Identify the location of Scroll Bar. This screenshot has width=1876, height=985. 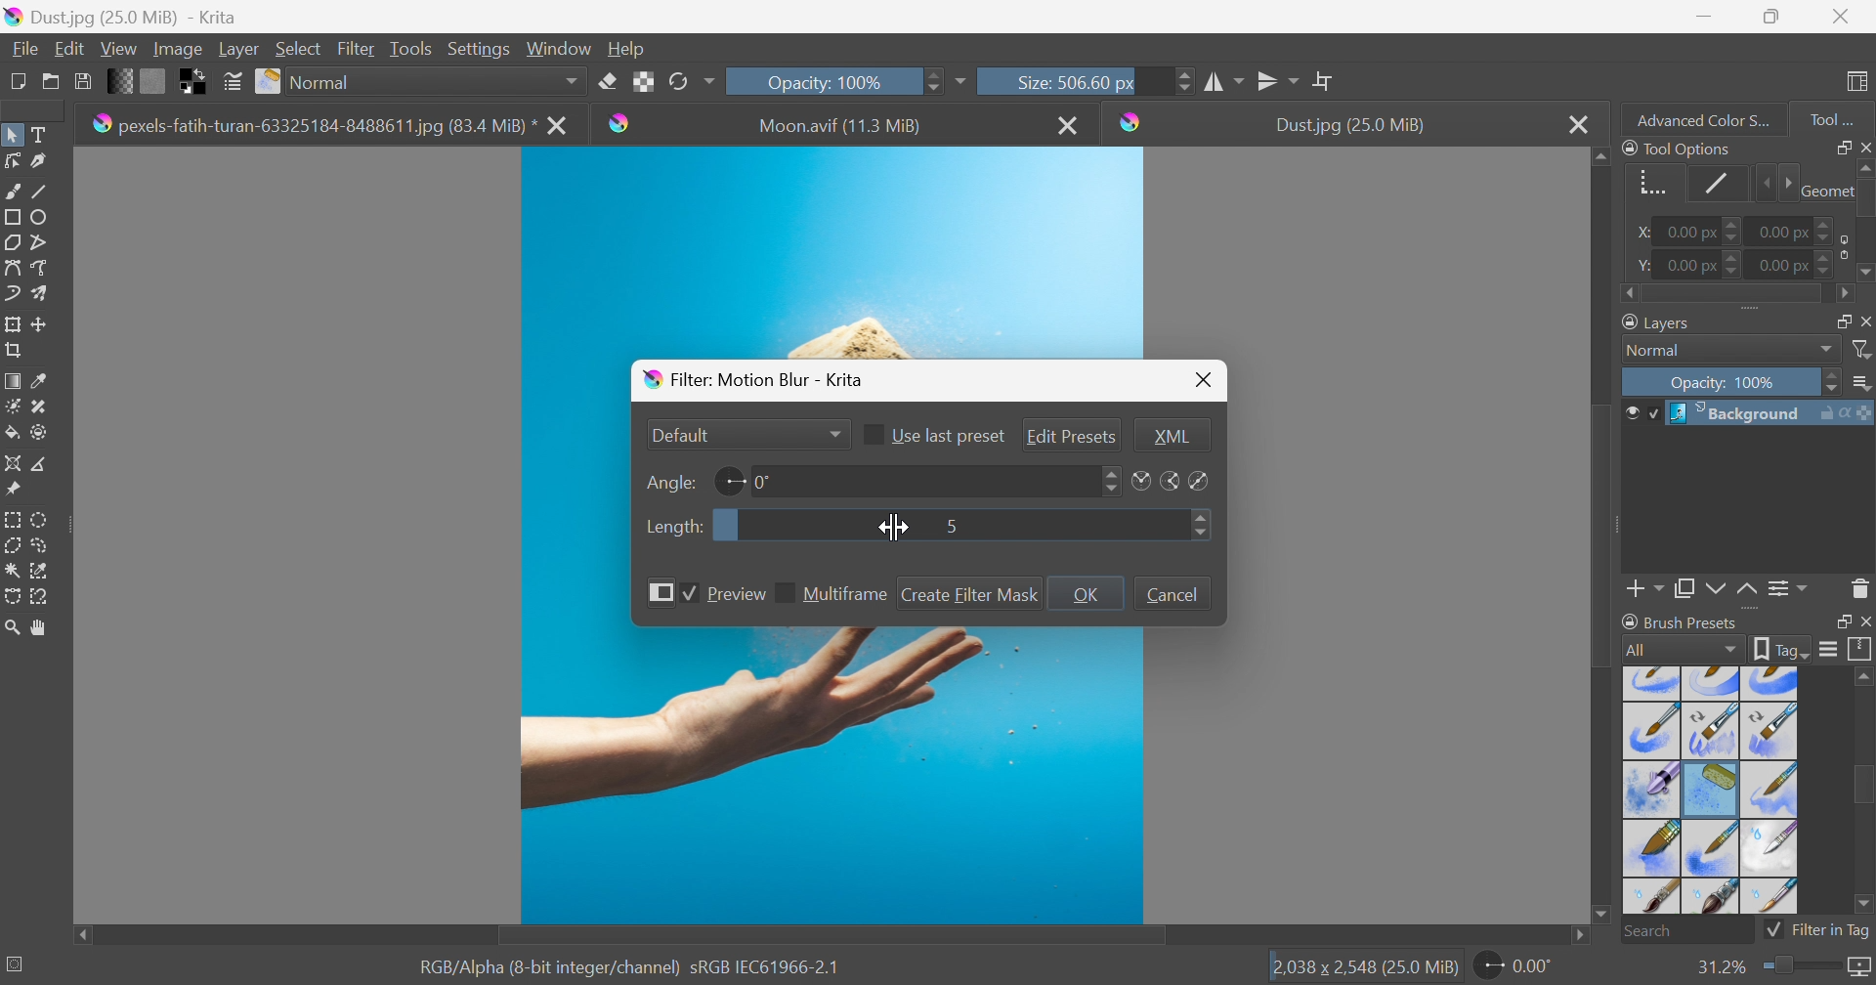
(831, 936).